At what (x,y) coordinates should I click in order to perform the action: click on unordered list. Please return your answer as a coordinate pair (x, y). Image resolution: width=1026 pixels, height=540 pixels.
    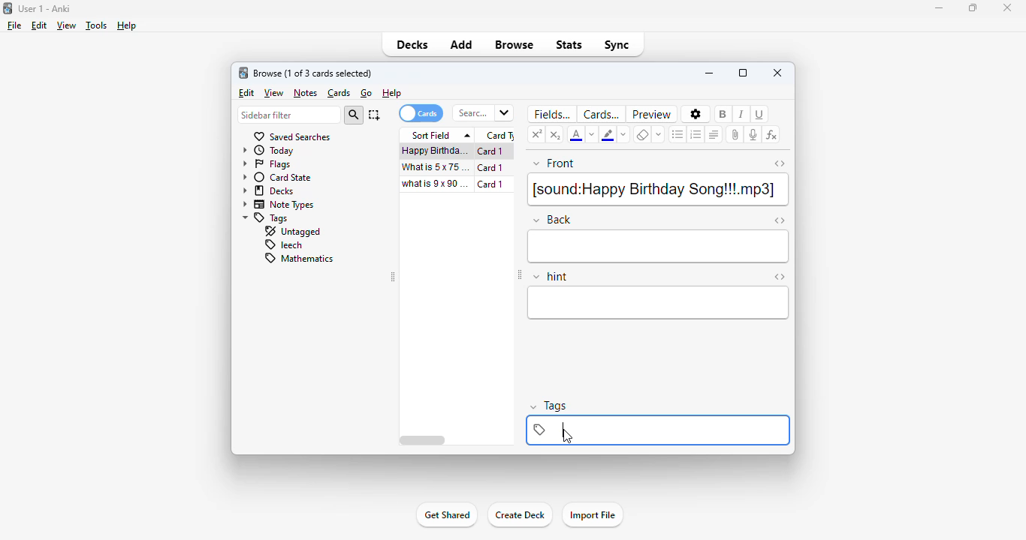
    Looking at the image, I should click on (678, 134).